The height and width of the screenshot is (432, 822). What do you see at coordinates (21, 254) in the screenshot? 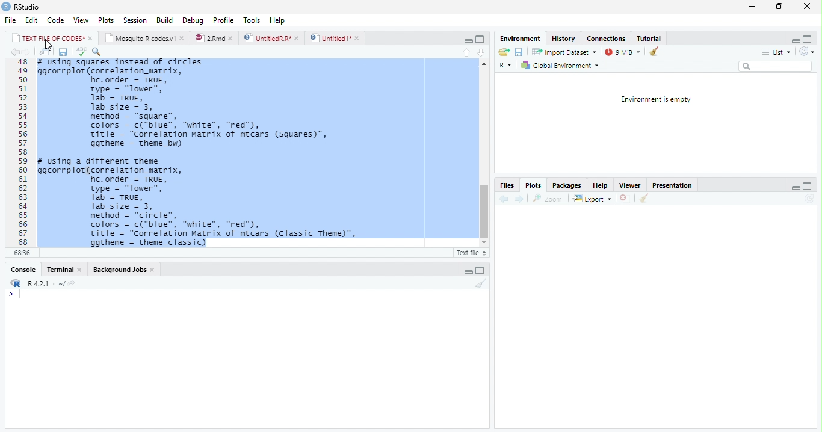
I see `68:36` at bounding box center [21, 254].